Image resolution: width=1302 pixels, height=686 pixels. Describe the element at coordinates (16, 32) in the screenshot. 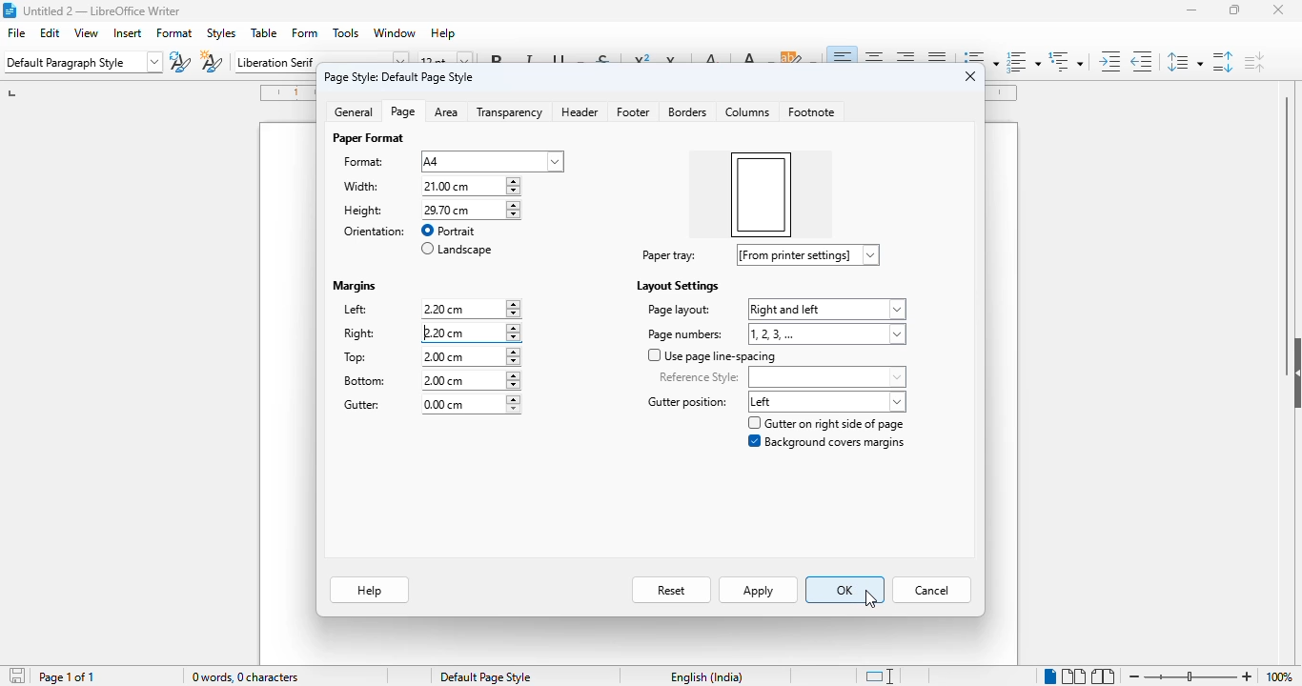

I see `file` at that location.